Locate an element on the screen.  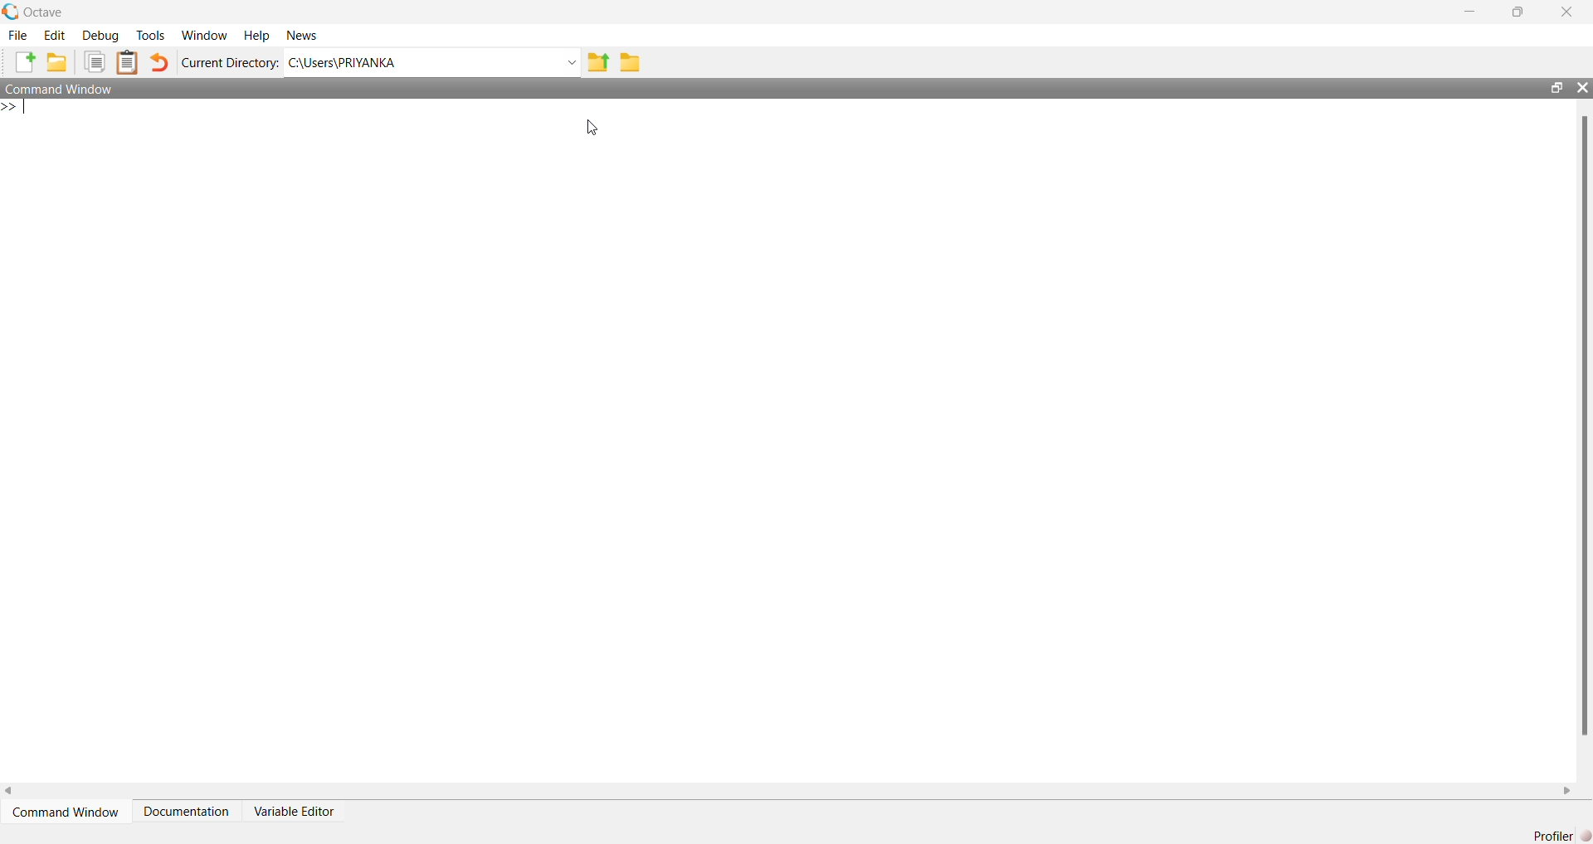
profiler is located at coordinates (1556, 837).